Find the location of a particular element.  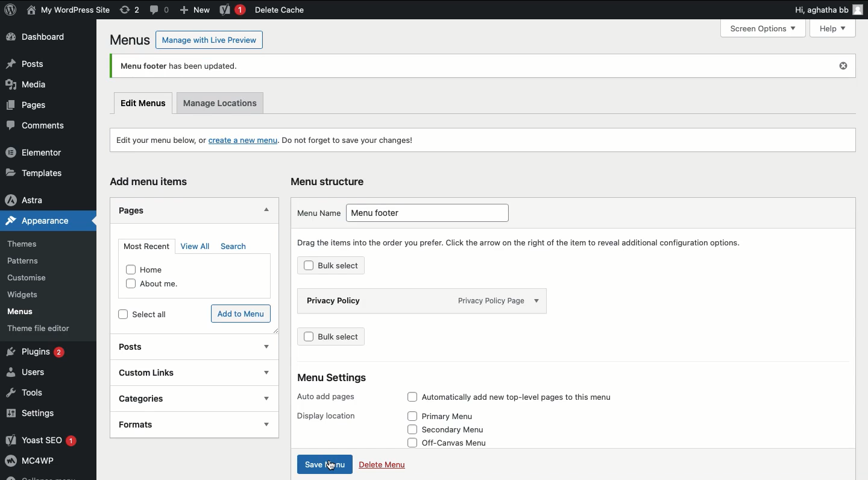

Display location is located at coordinates (329, 416).